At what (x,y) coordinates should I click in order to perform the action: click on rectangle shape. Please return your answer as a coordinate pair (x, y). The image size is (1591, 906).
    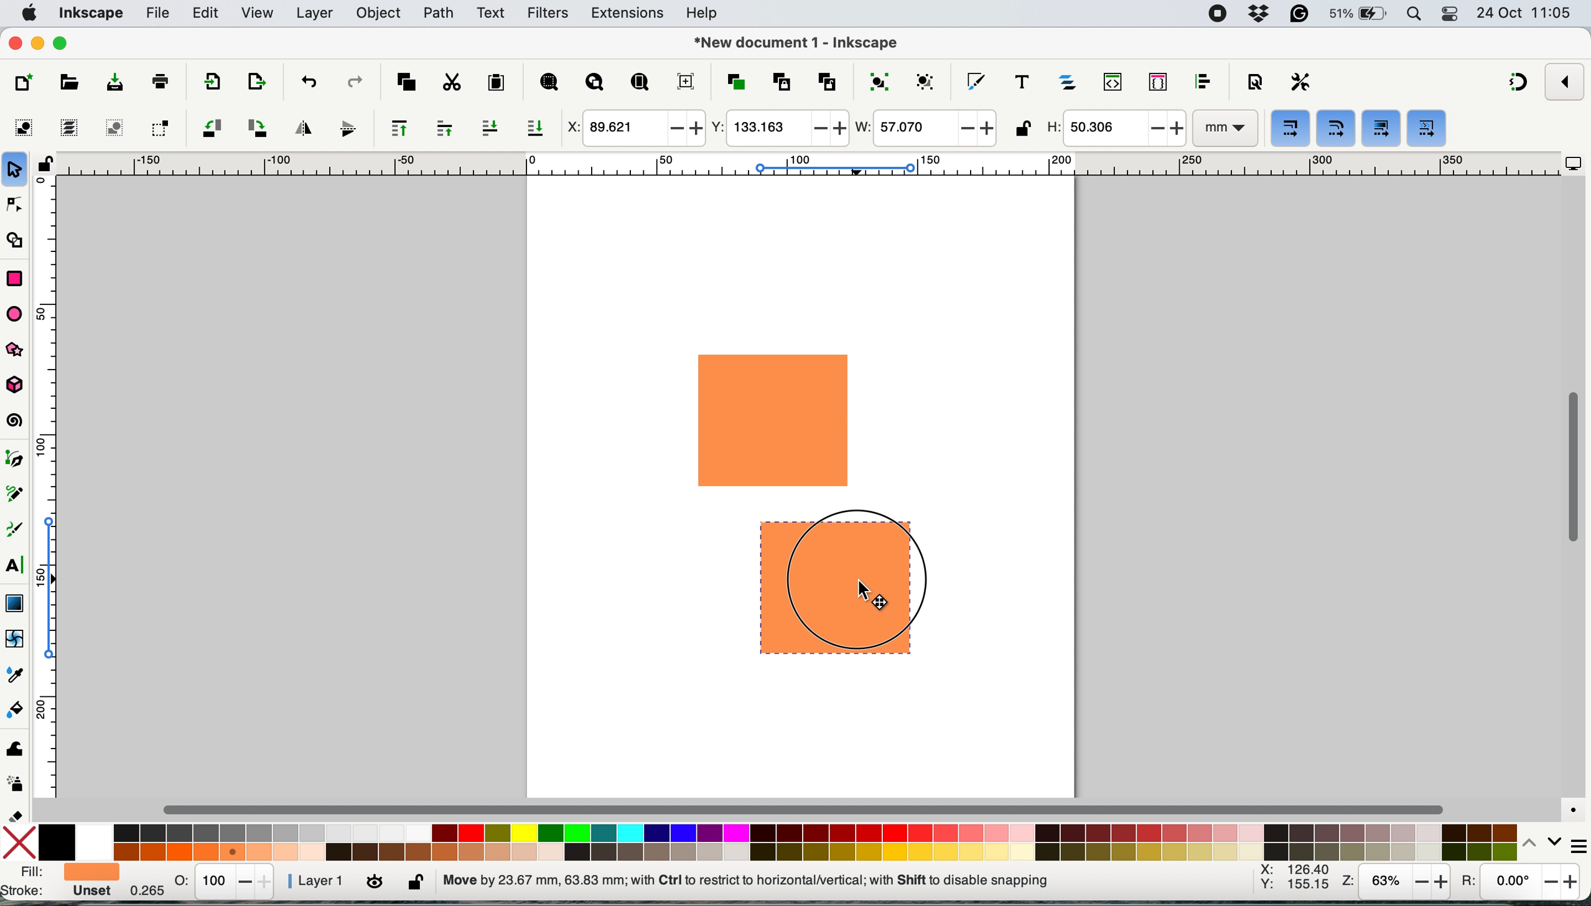
    Looking at the image, I should click on (773, 420).